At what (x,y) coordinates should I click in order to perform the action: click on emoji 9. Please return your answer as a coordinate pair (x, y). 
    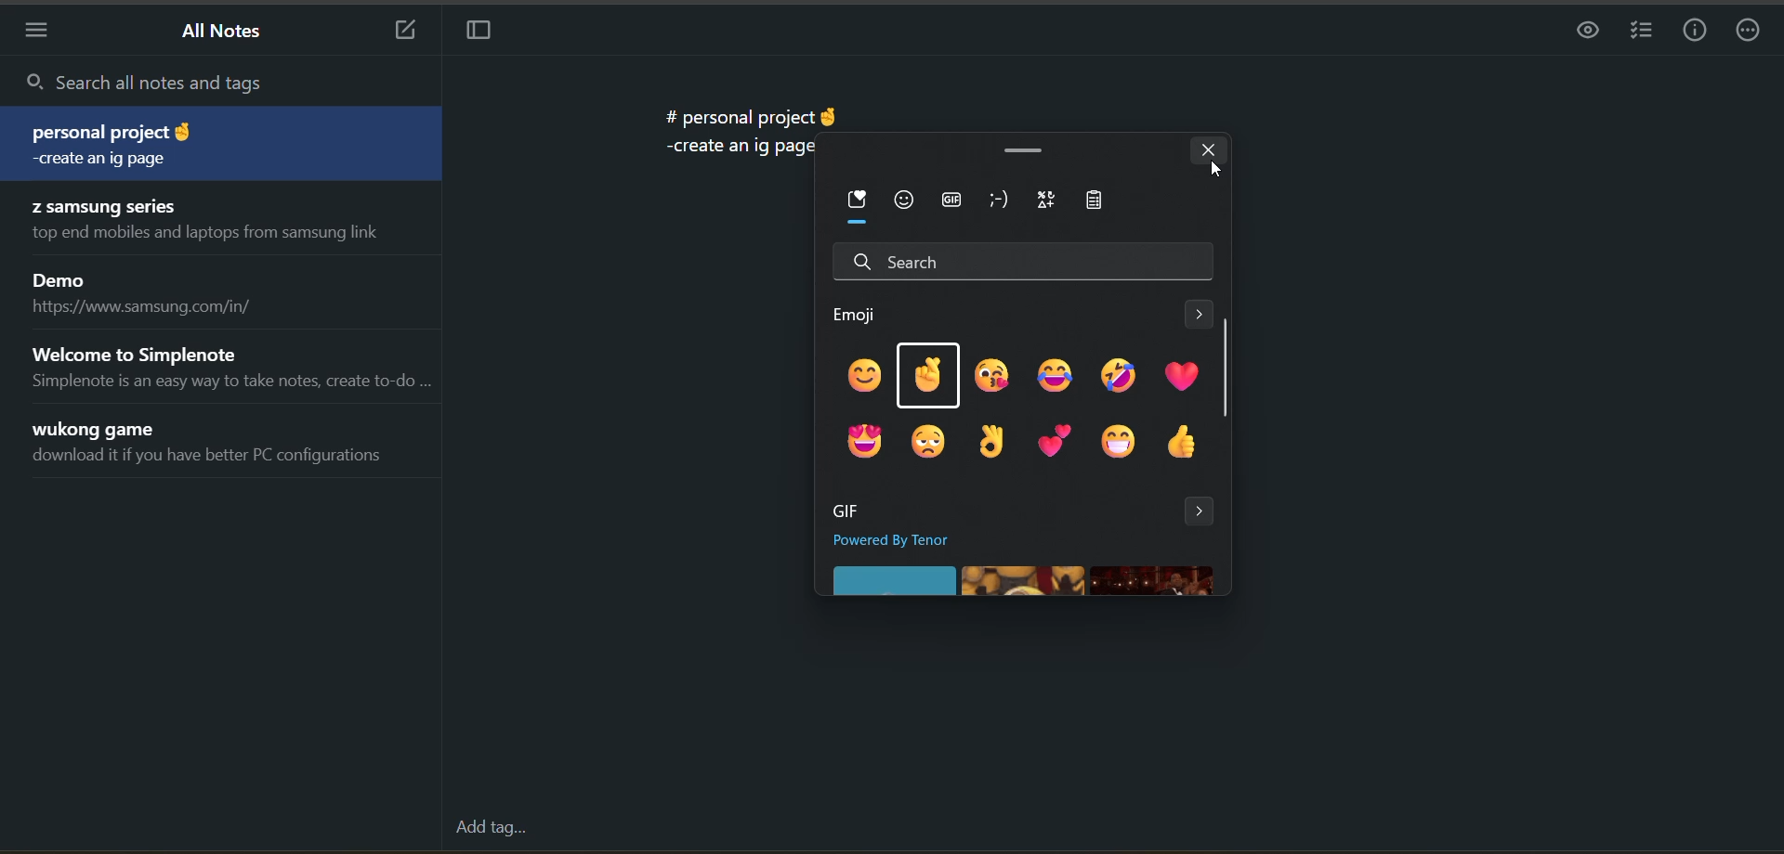
    Looking at the image, I should click on (991, 442).